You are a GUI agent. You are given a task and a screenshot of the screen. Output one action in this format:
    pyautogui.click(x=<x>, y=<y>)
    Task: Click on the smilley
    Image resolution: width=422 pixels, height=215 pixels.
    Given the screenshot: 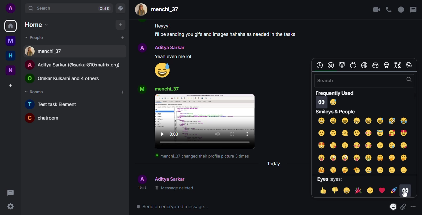 What is the action you would take?
    pyautogui.click(x=331, y=65)
    